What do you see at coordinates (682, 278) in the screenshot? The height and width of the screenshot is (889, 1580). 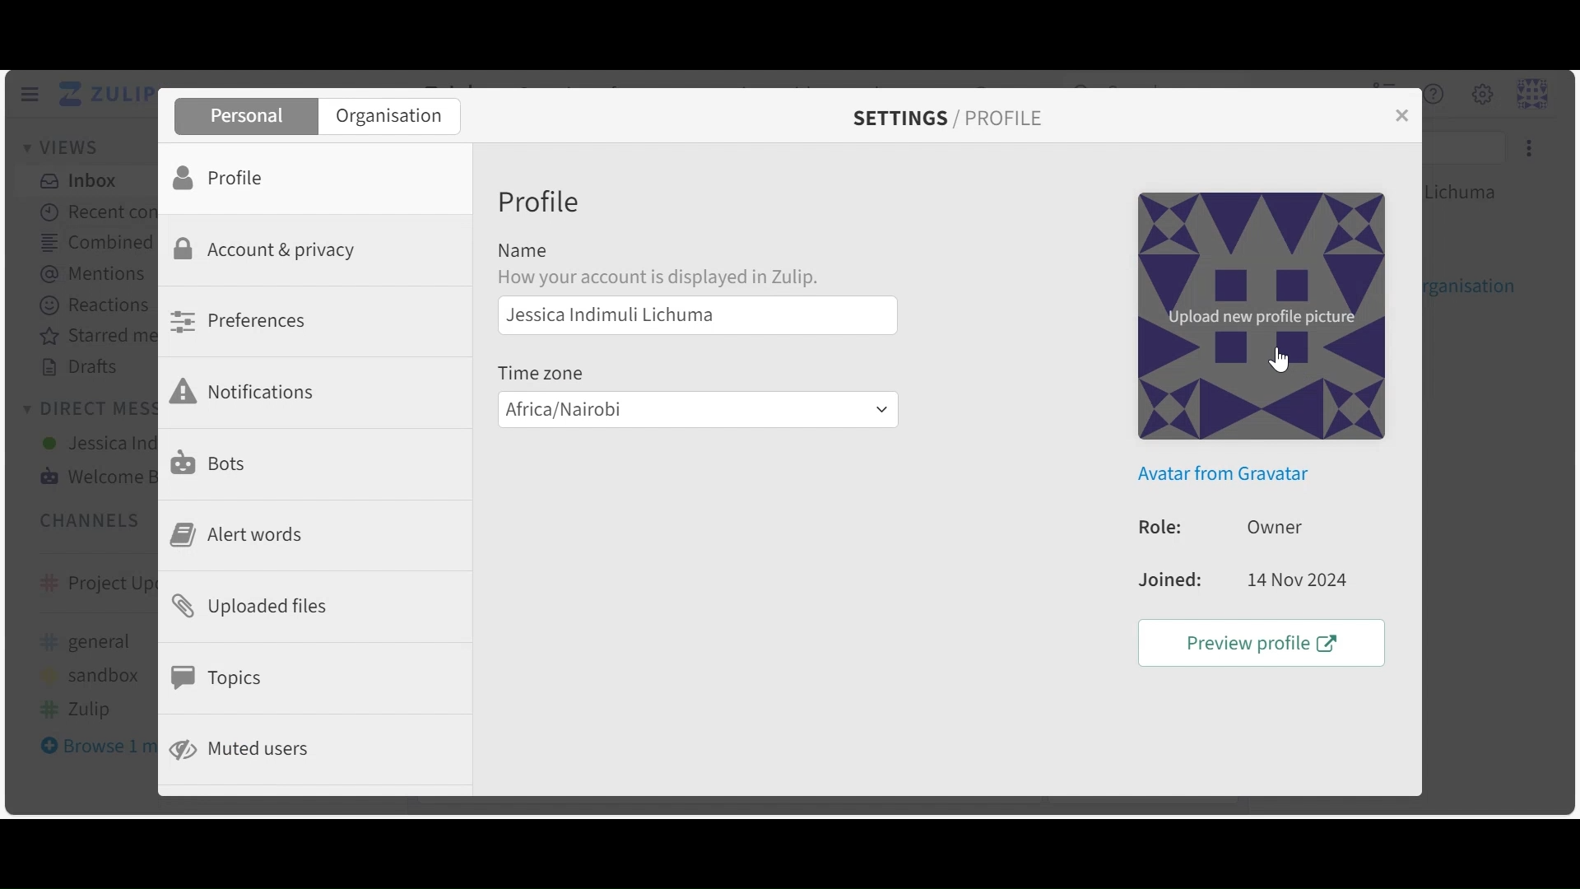 I see `text` at bounding box center [682, 278].